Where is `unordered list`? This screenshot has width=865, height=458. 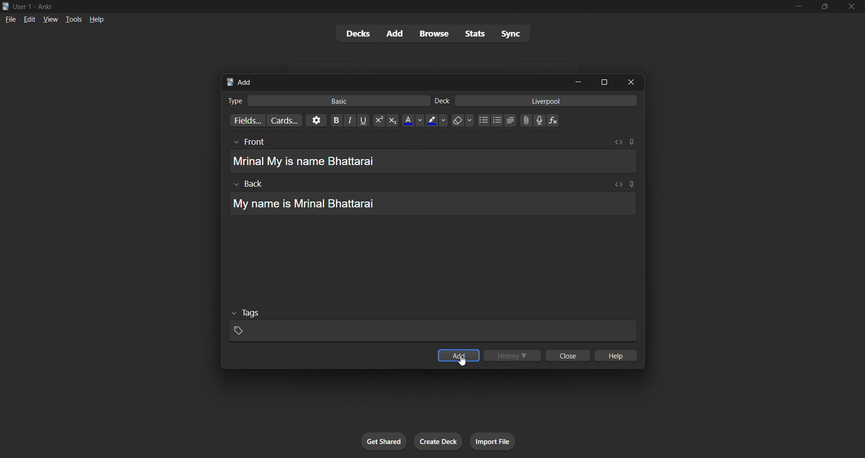 unordered list is located at coordinates (508, 121).